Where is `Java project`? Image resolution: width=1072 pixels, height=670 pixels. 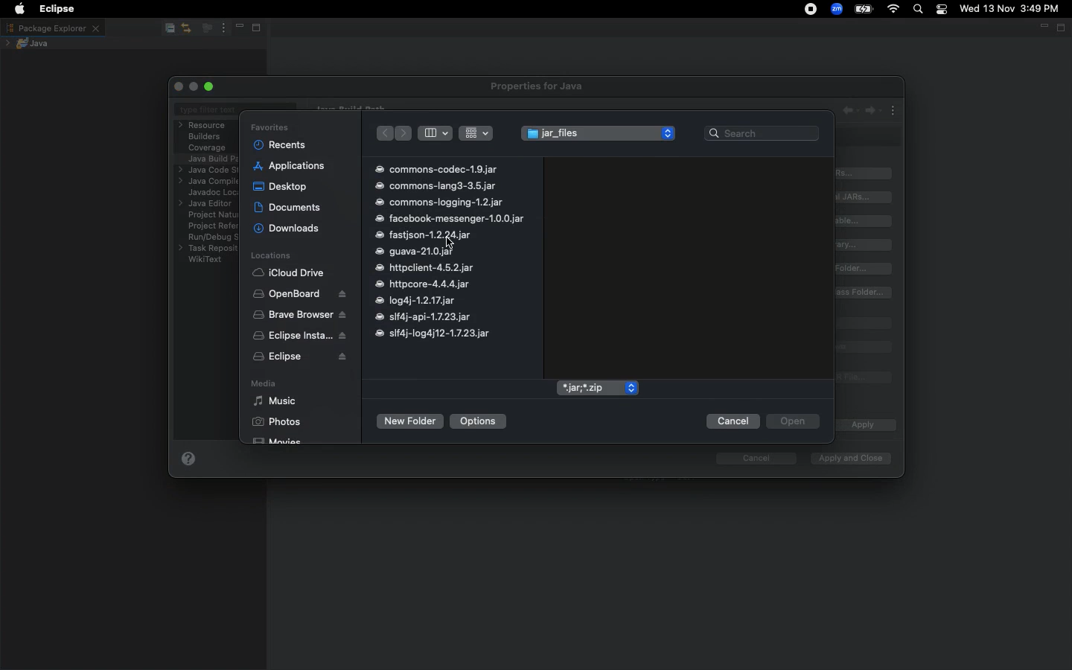 Java project is located at coordinates (31, 43).